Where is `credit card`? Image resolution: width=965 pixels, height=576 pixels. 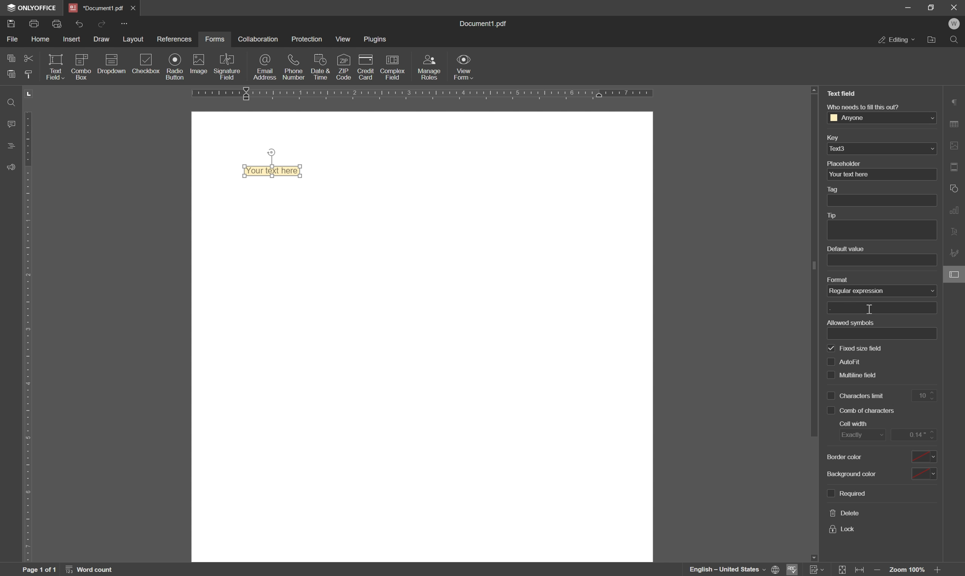 credit card is located at coordinates (366, 67).